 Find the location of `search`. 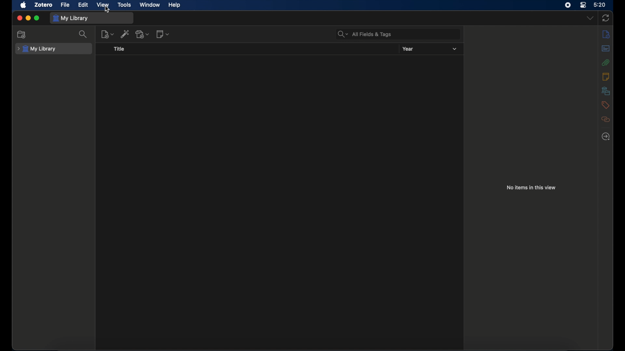

search is located at coordinates (83, 34).